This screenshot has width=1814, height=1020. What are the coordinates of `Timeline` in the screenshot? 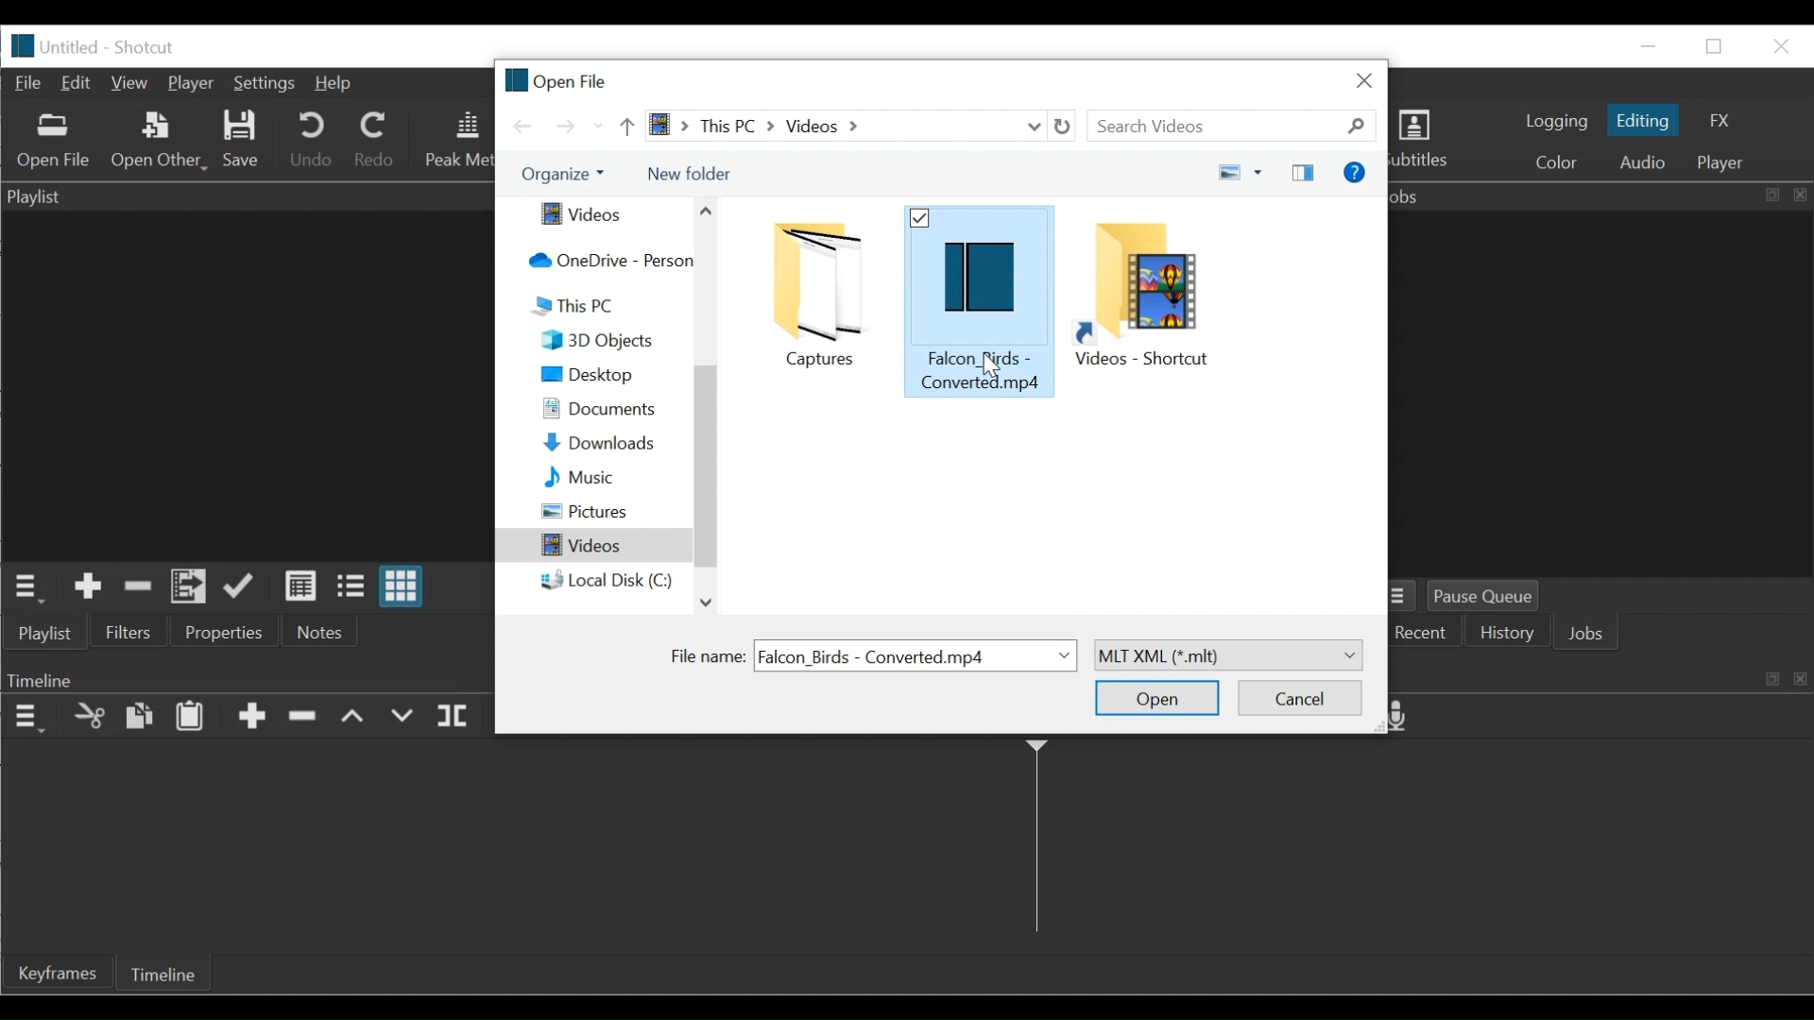 It's located at (163, 973).